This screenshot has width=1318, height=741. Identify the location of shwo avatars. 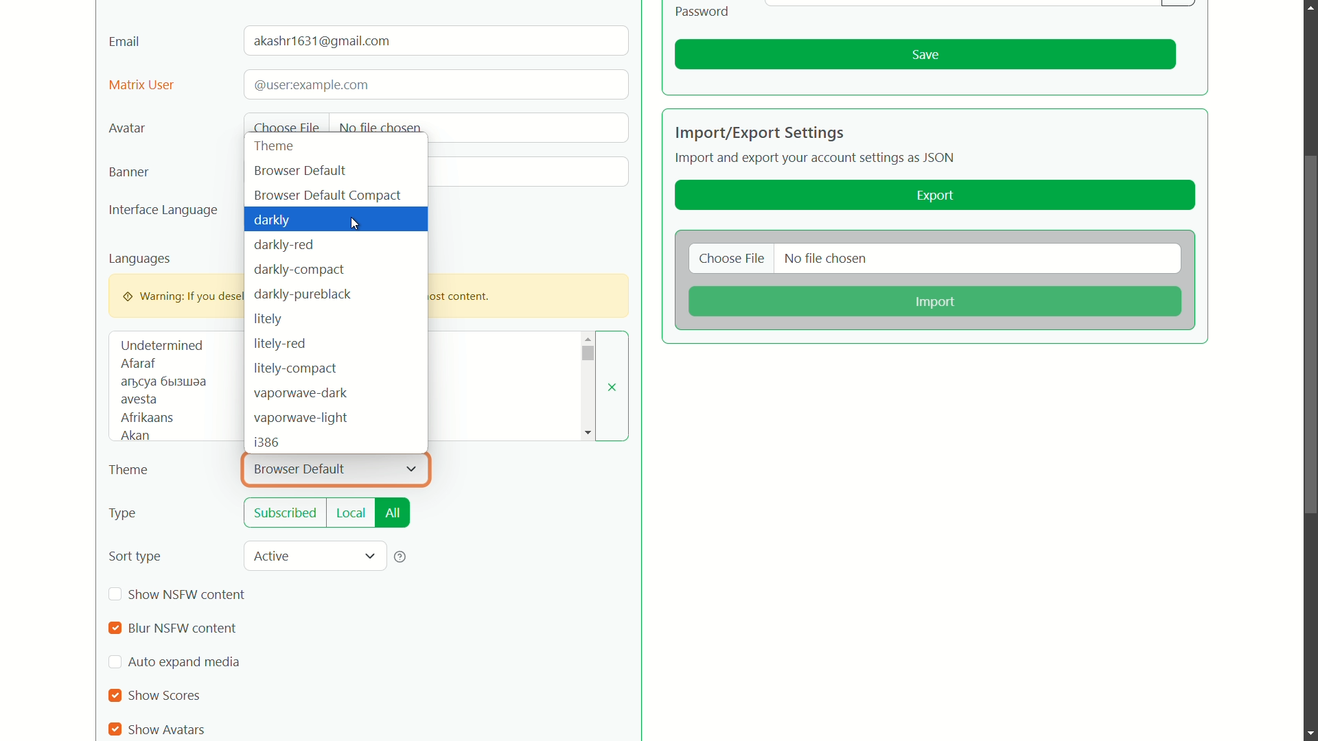
(169, 729).